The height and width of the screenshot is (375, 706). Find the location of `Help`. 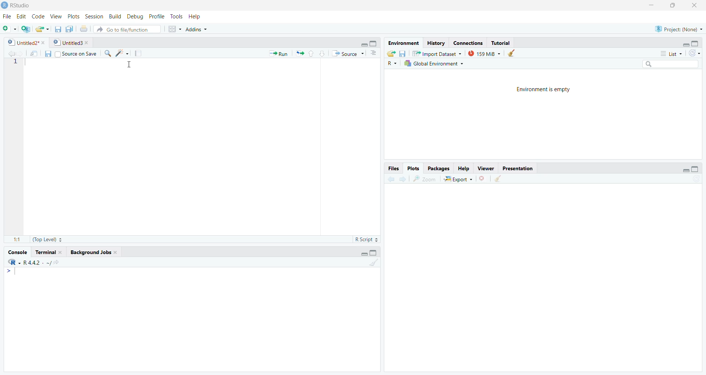

Help is located at coordinates (196, 16).